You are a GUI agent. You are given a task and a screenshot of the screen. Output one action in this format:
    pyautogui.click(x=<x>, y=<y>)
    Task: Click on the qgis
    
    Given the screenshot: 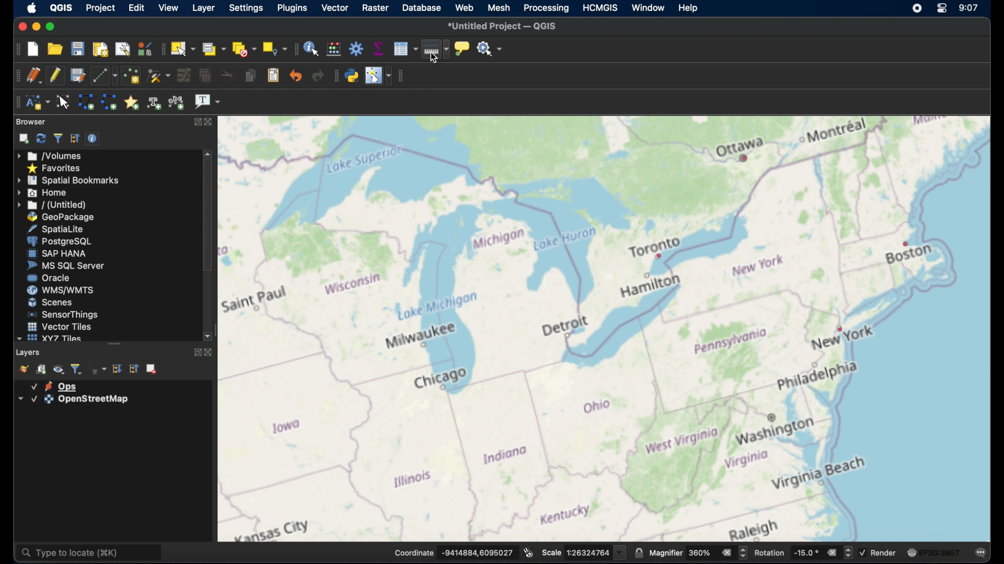 What is the action you would take?
    pyautogui.click(x=62, y=8)
    